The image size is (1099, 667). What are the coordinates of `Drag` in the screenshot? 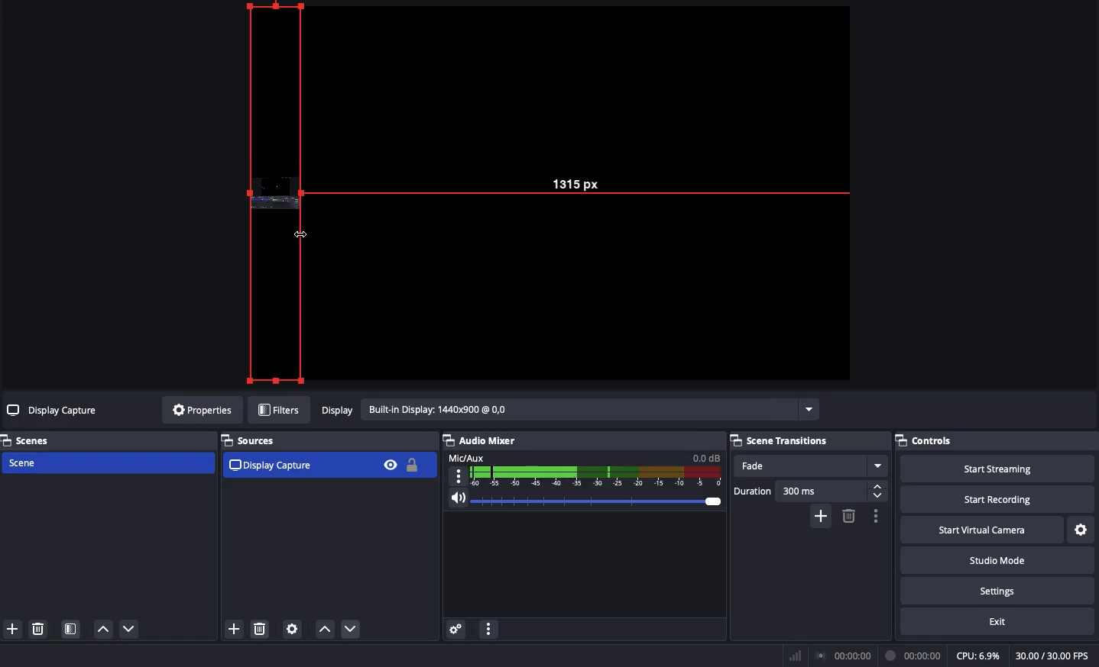 It's located at (274, 193).